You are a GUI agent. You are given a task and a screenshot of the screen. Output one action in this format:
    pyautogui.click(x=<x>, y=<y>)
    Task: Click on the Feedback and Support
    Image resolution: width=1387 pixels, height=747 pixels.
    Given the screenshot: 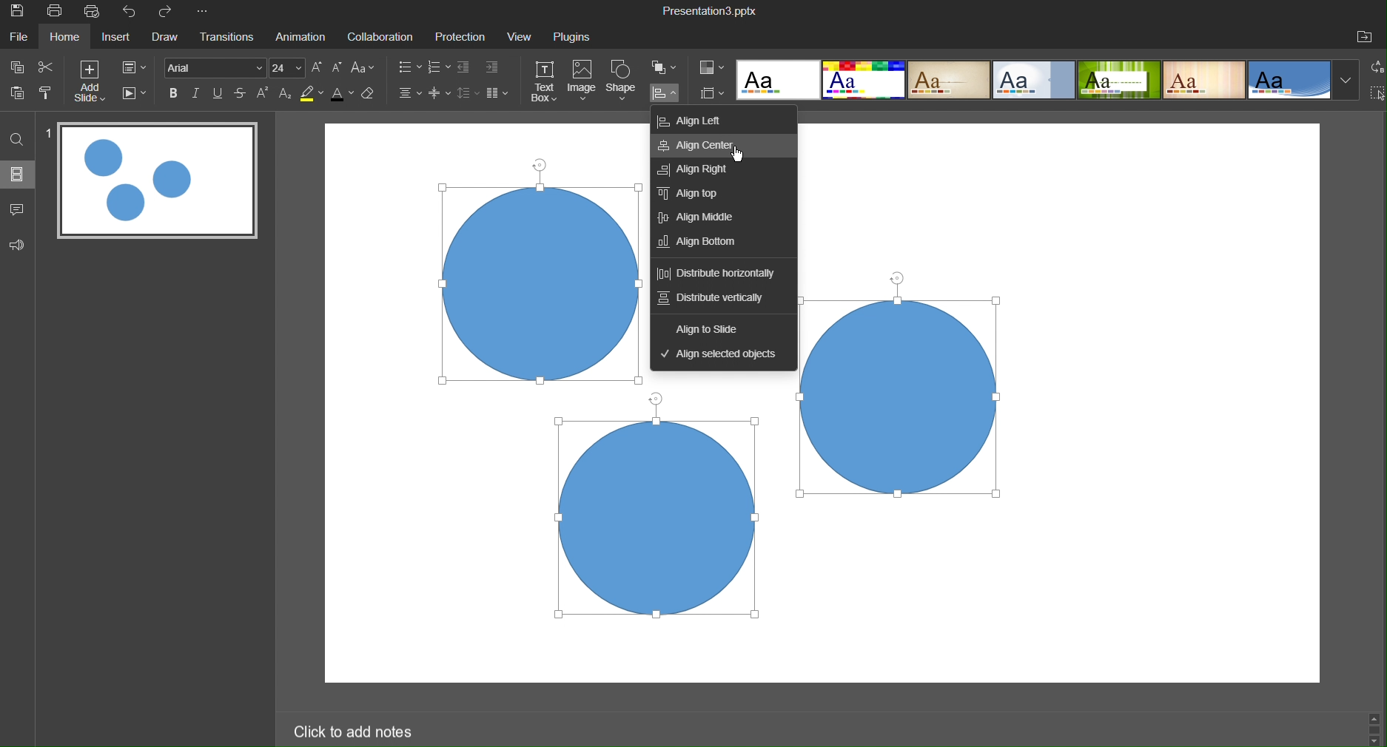 What is the action you would take?
    pyautogui.click(x=16, y=243)
    